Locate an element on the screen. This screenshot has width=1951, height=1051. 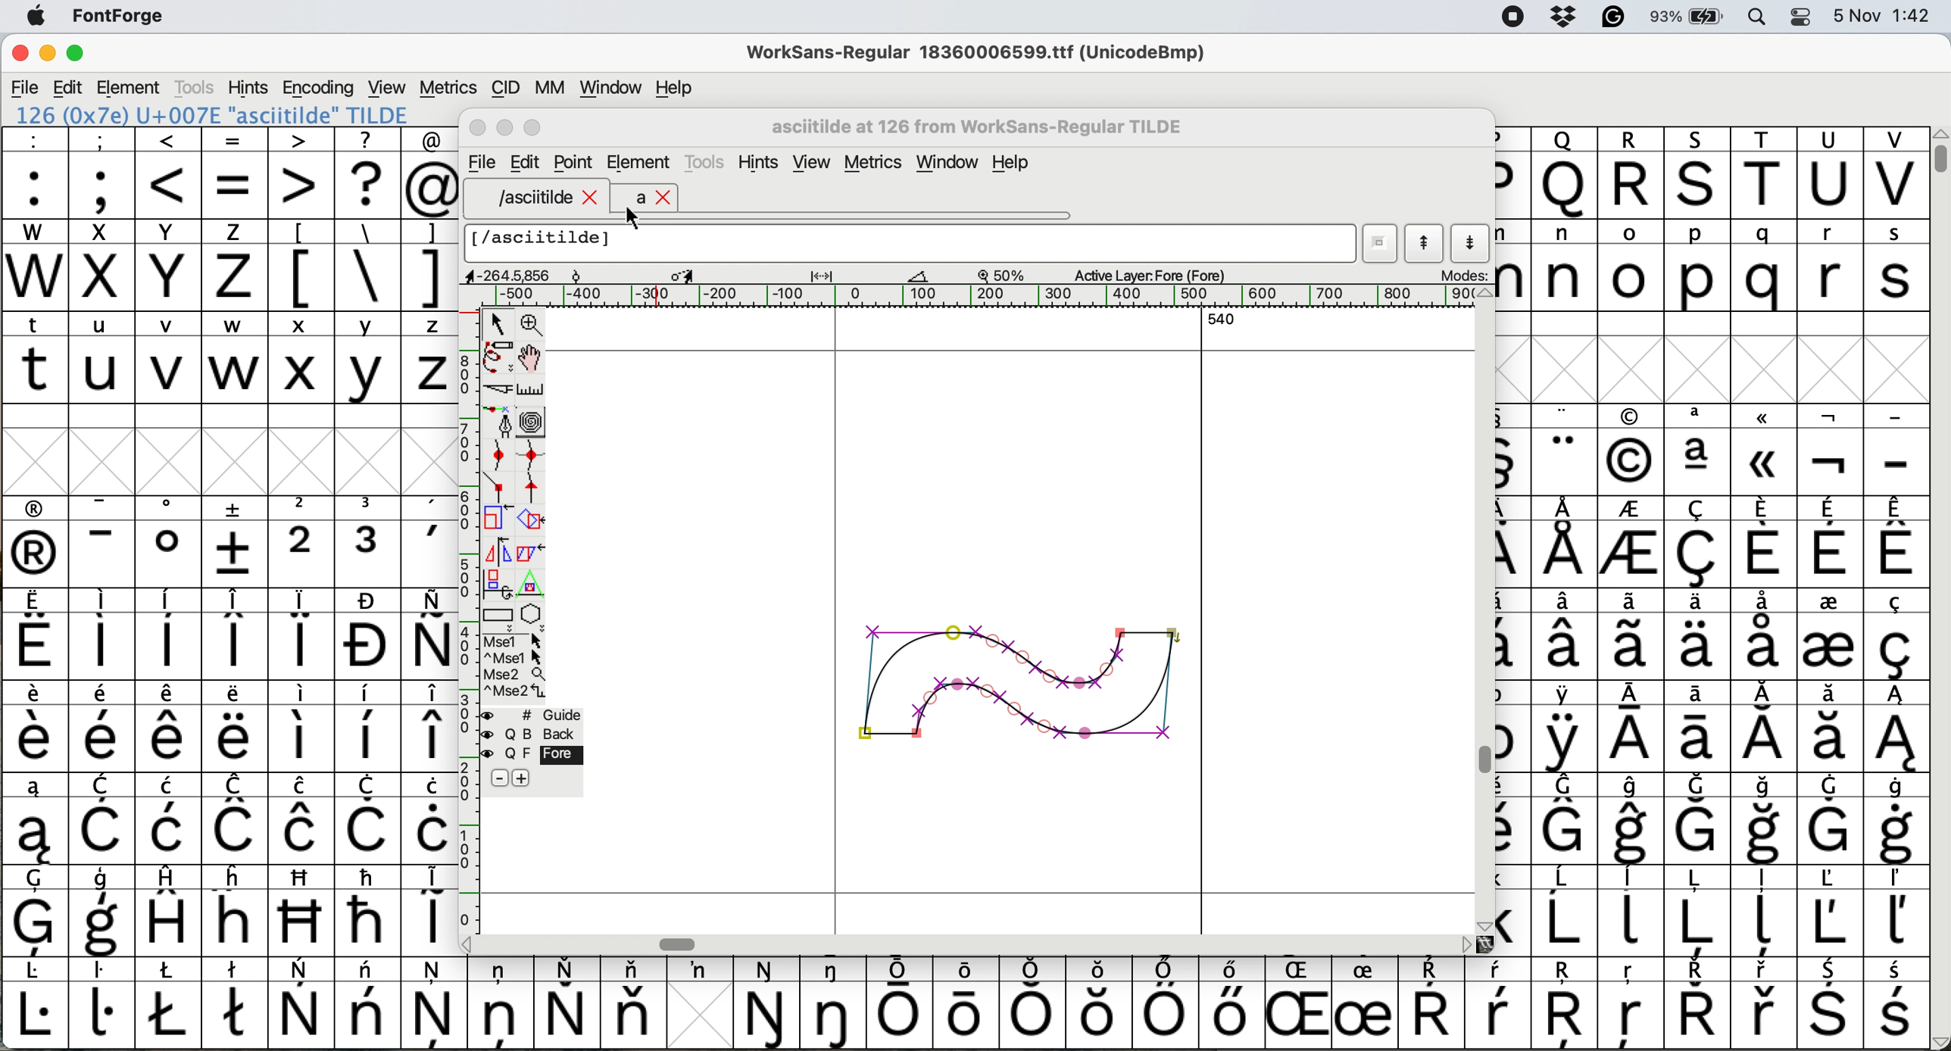
cursor is located at coordinates (632, 219).